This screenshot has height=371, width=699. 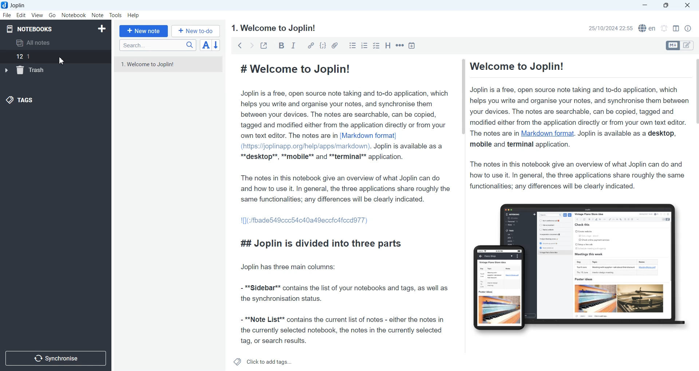 I want to click on Go, so click(x=53, y=15).